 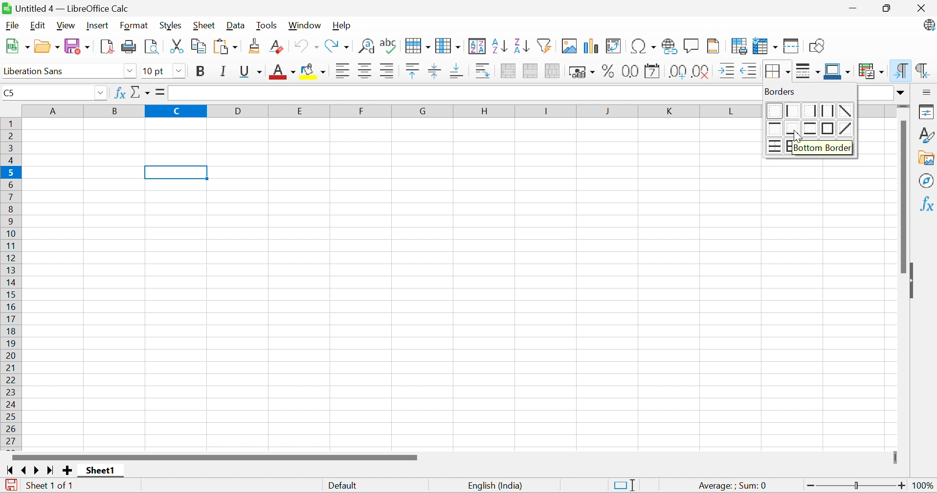 I want to click on Spelling, so click(x=389, y=46).